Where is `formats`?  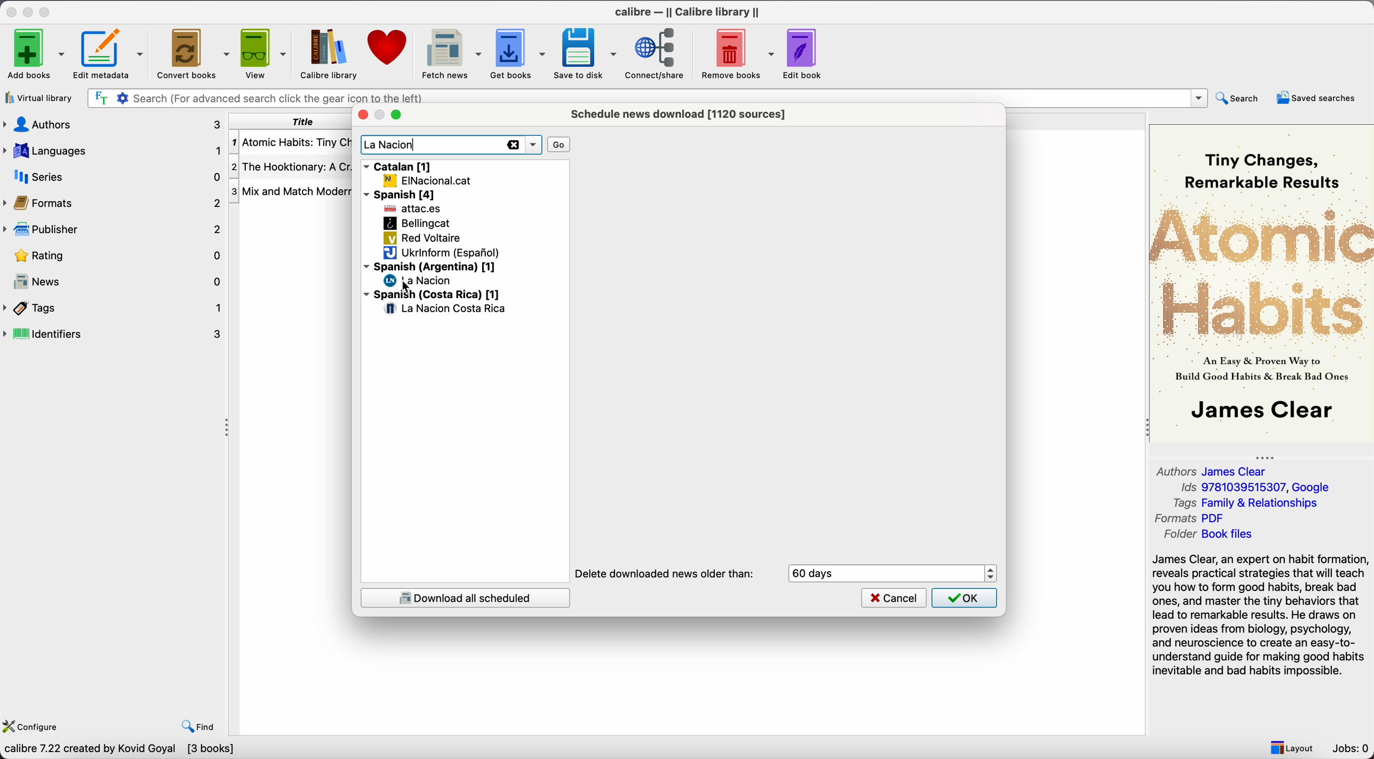 formats is located at coordinates (111, 202).